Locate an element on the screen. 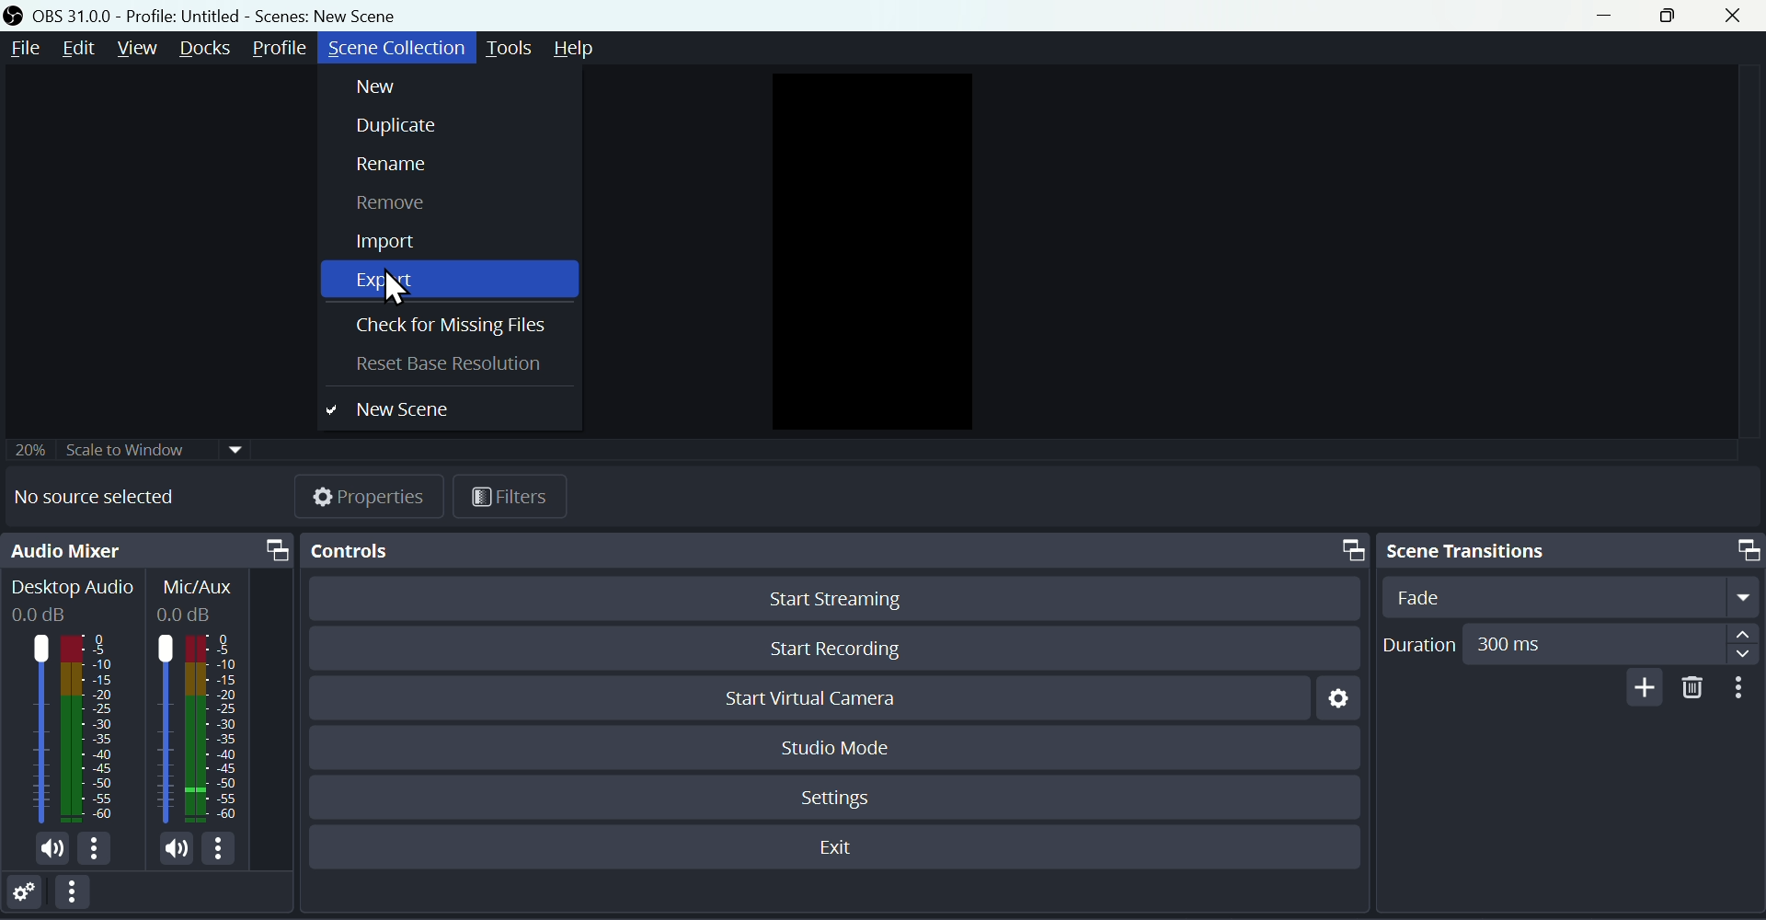 Image resolution: width=1766 pixels, height=920 pixels. Duplicate is located at coordinates (385, 129).